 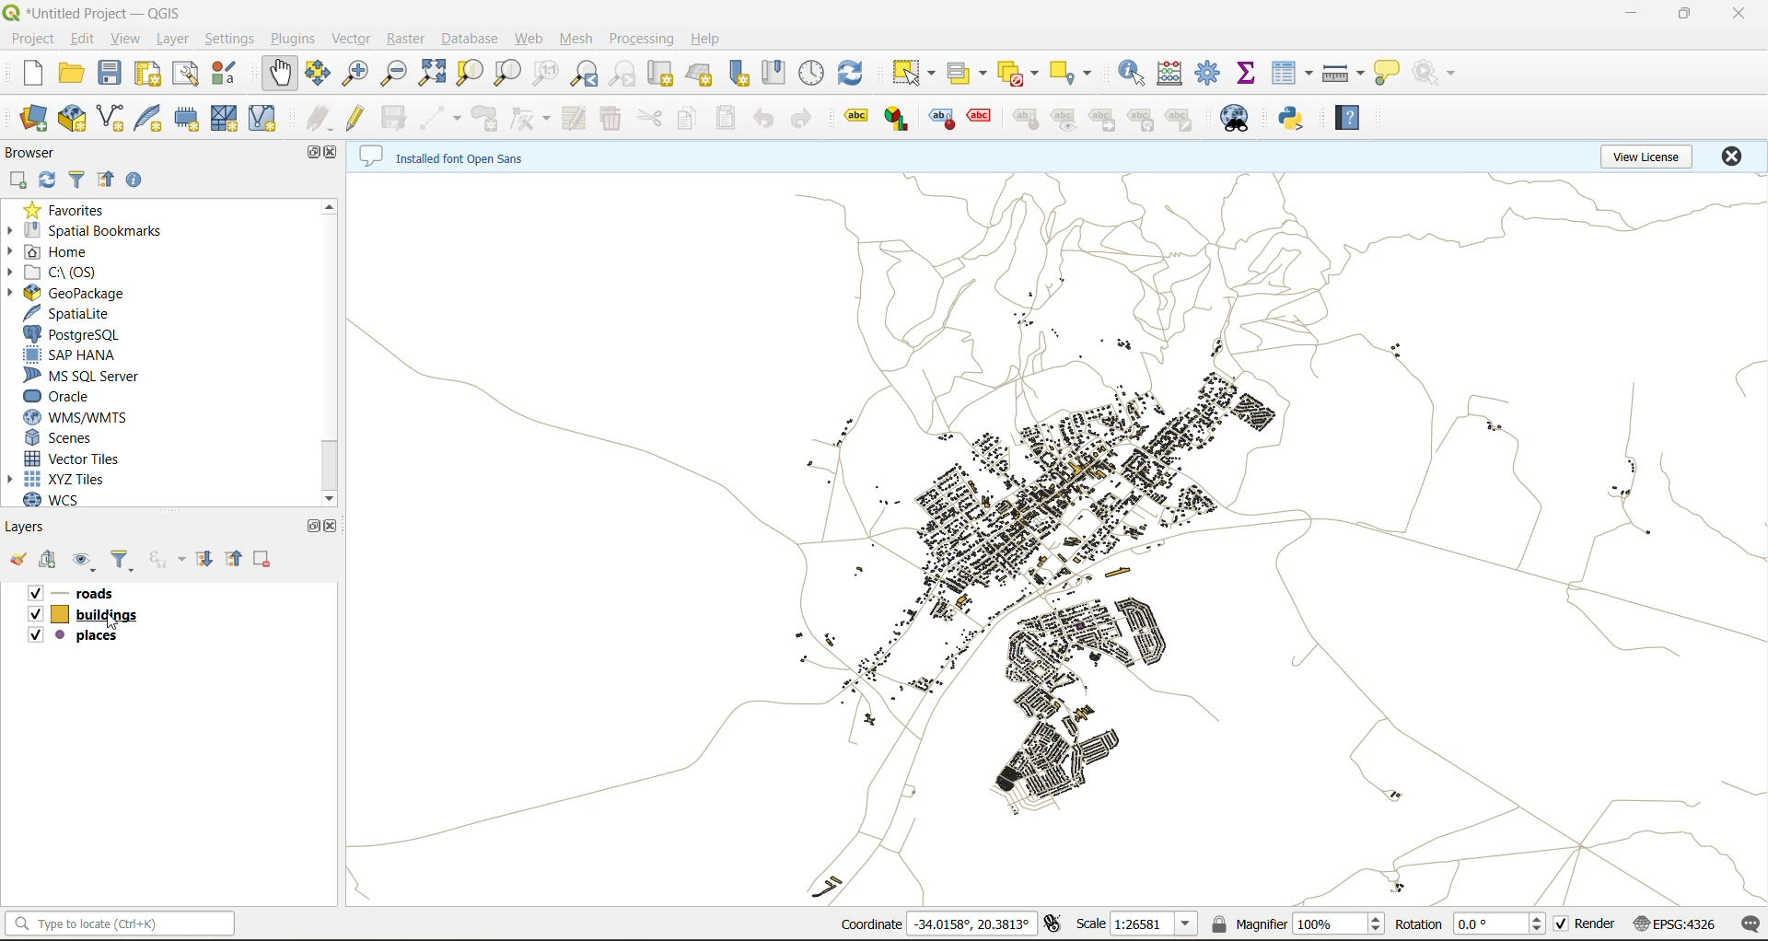 I want to click on collapse all, so click(x=233, y=560).